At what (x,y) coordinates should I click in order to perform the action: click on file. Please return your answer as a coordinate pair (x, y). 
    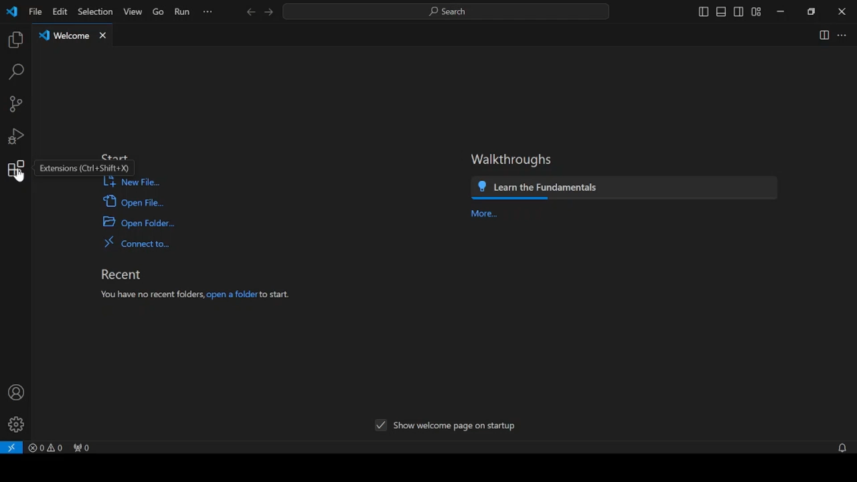
    Looking at the image, I should click on (35, 12).